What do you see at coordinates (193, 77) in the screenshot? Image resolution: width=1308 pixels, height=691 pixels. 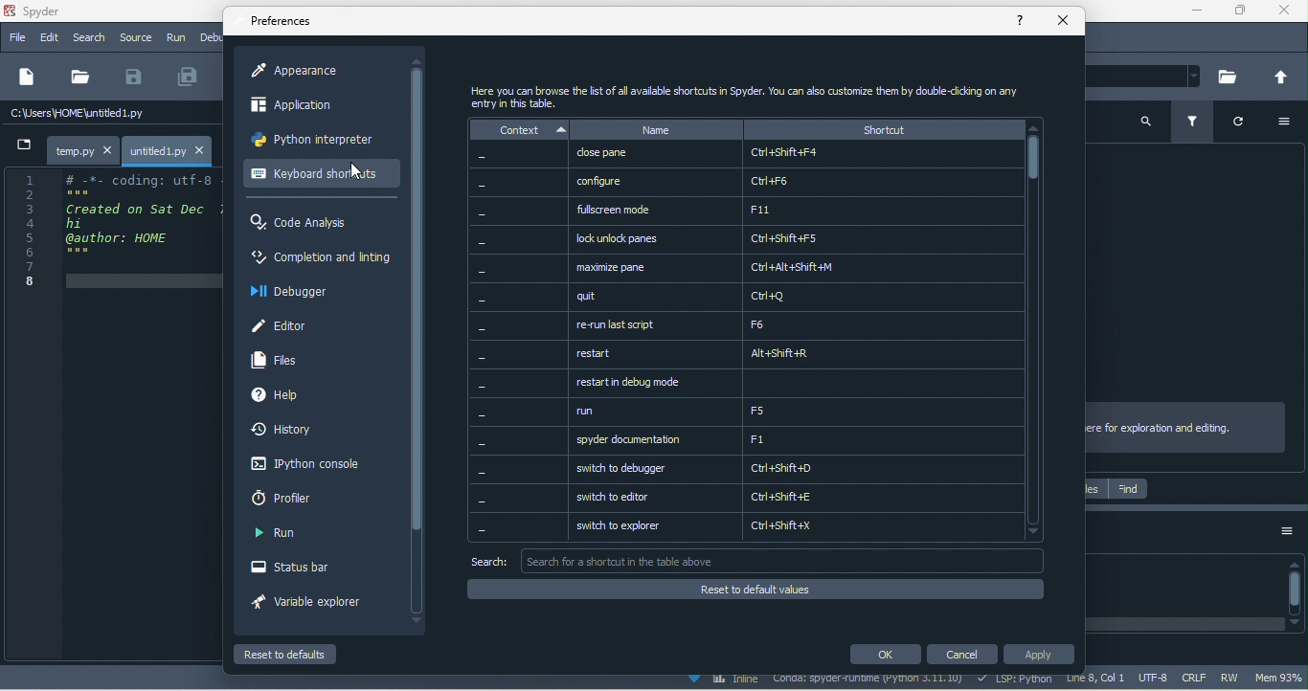 I see `save all` at bounding box center [193, 77].